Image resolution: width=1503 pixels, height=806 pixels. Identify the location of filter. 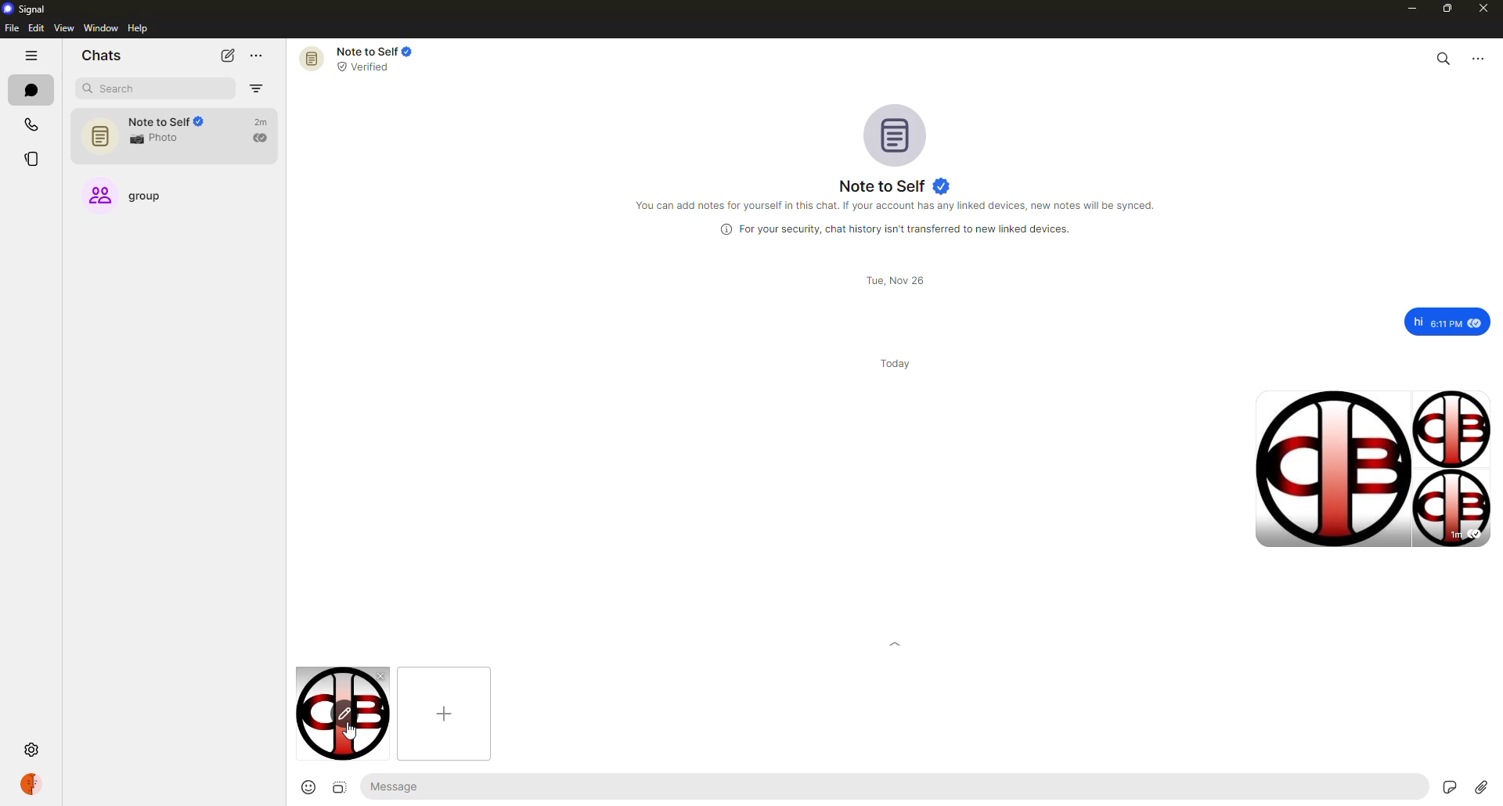
(257, 88).